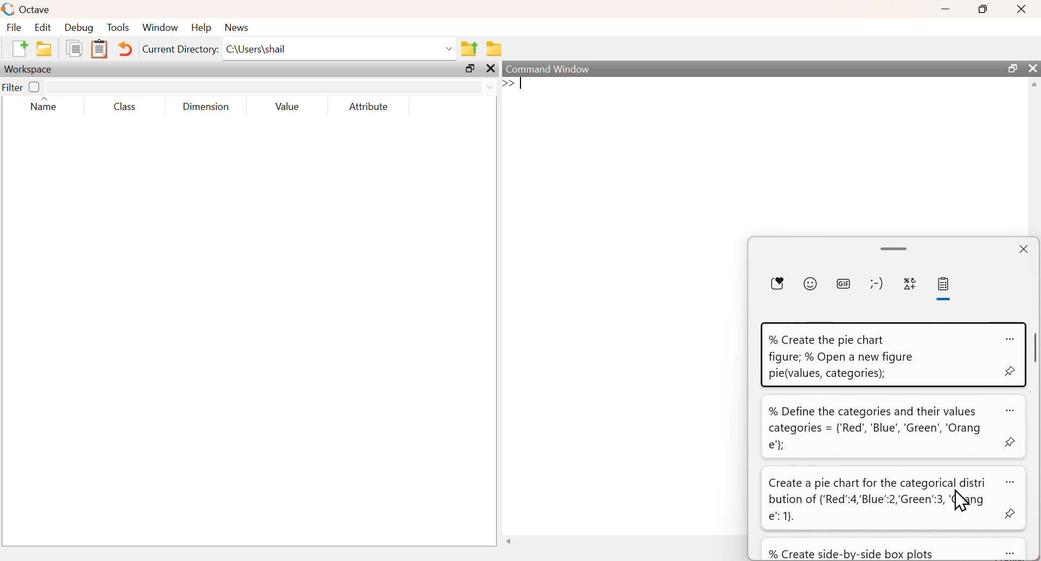 Image resolution: width=1041 pixels, height=561 pixels. What do you see at coordinates (74, 48) in the screenshot?
I see `Duplicate` at bounding box center [74, 48].